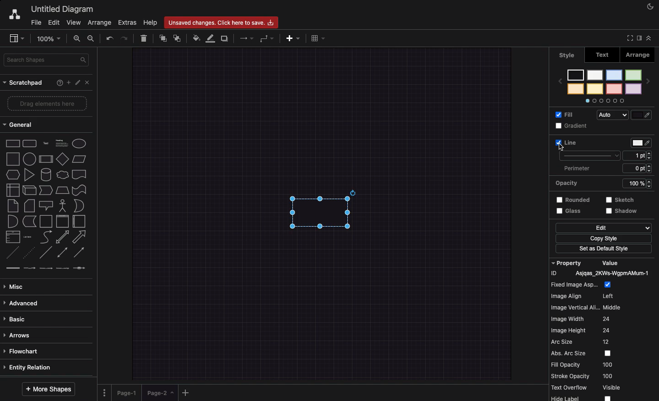 This screenshot has height=401, width=659. Describe the element at coordinates (649, 38) in the screenshot. I see `Collapse` at that location.